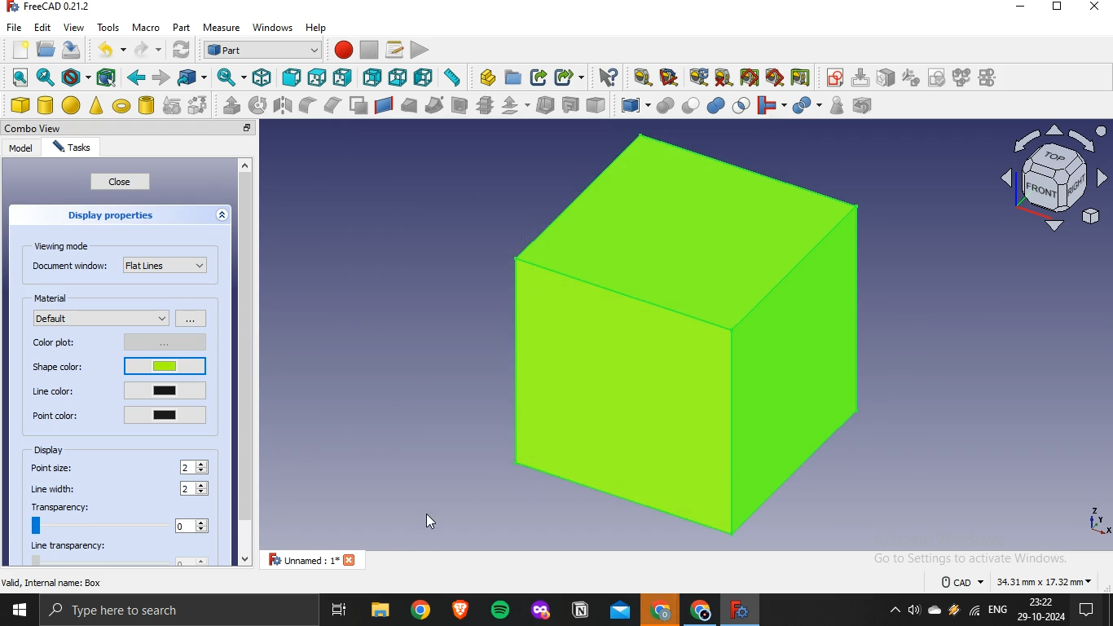 Image resolution: width=1113 pixels, height=626 pixels. What do you see at coordinates (358, 105) in the screenshot?
I see `make face from wires` at bounding box center [358, 105].